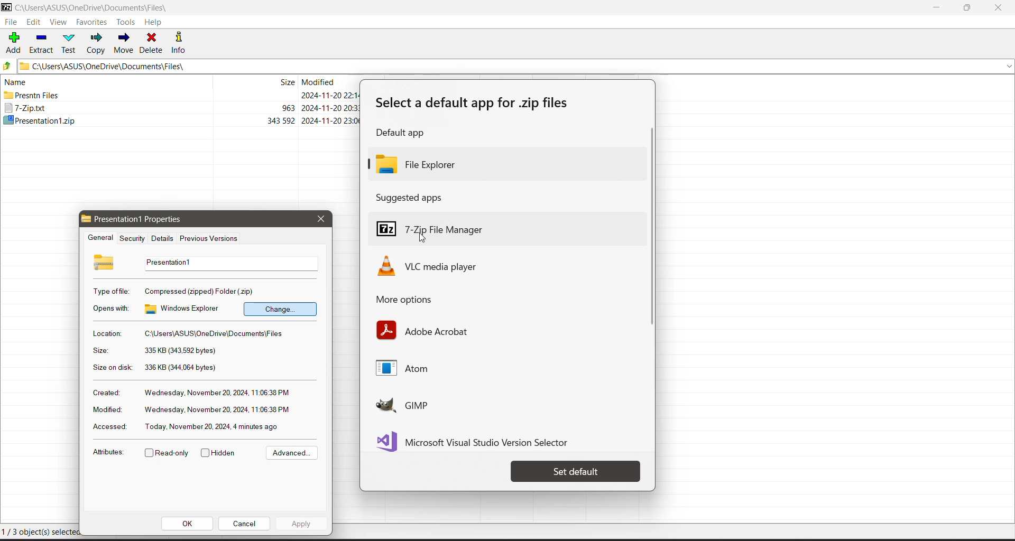 Image resolution: width=1015 pixels, height=541 pixels. I want to click on Minimize, so click(937, 8).